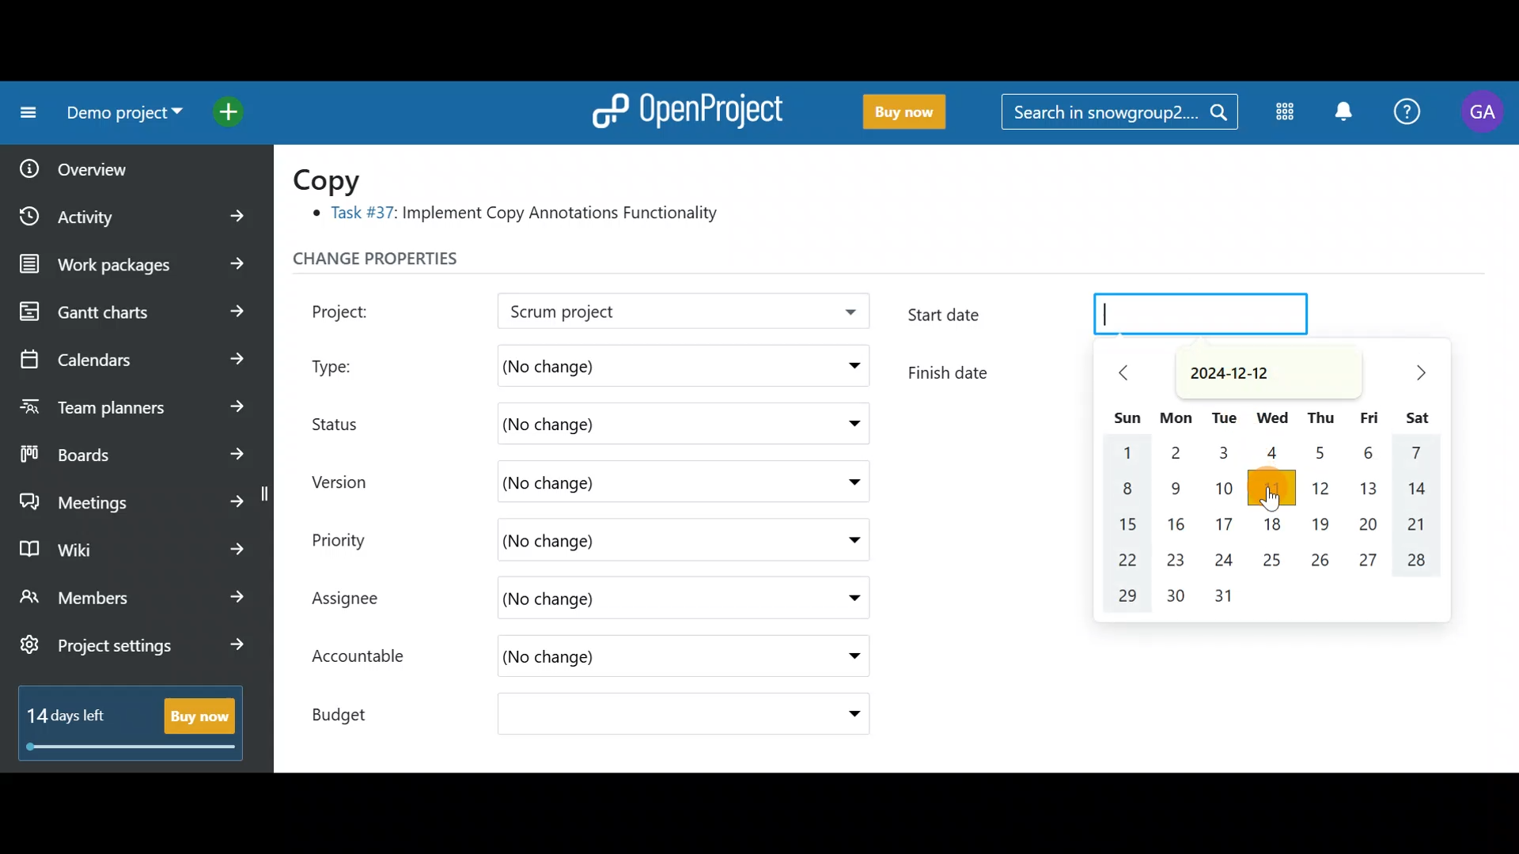 This screenshot has height=854, width=1519. Describe the element at coordinates (522, 216) in the screenshot. I see `® Task #37: Implement Copy Annotations Functionality` at that location.